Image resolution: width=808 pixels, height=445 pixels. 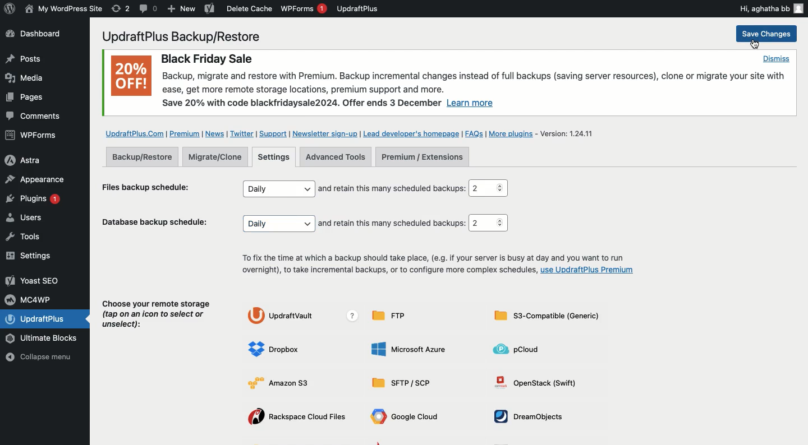 I want to click on Yoast, so click(x=209, y=10).